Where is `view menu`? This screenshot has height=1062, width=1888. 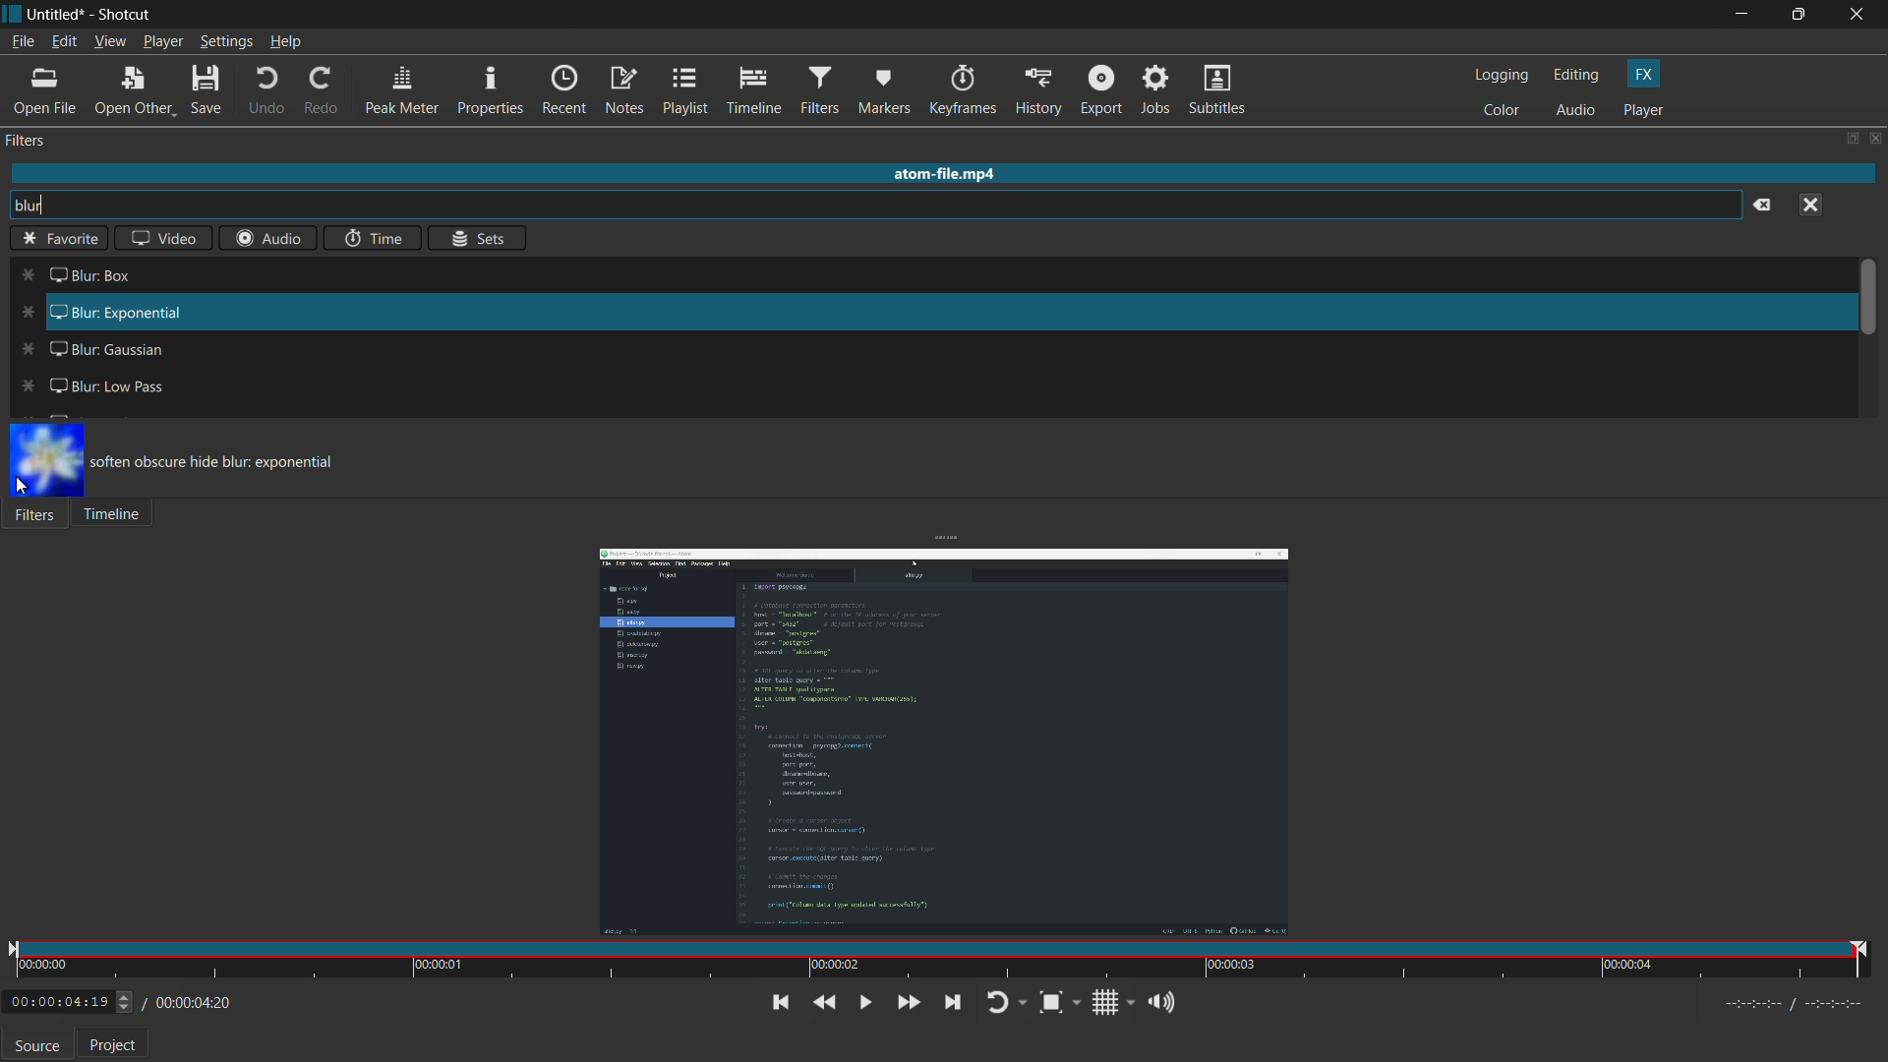 view menu is located at coordinates (108, 42).